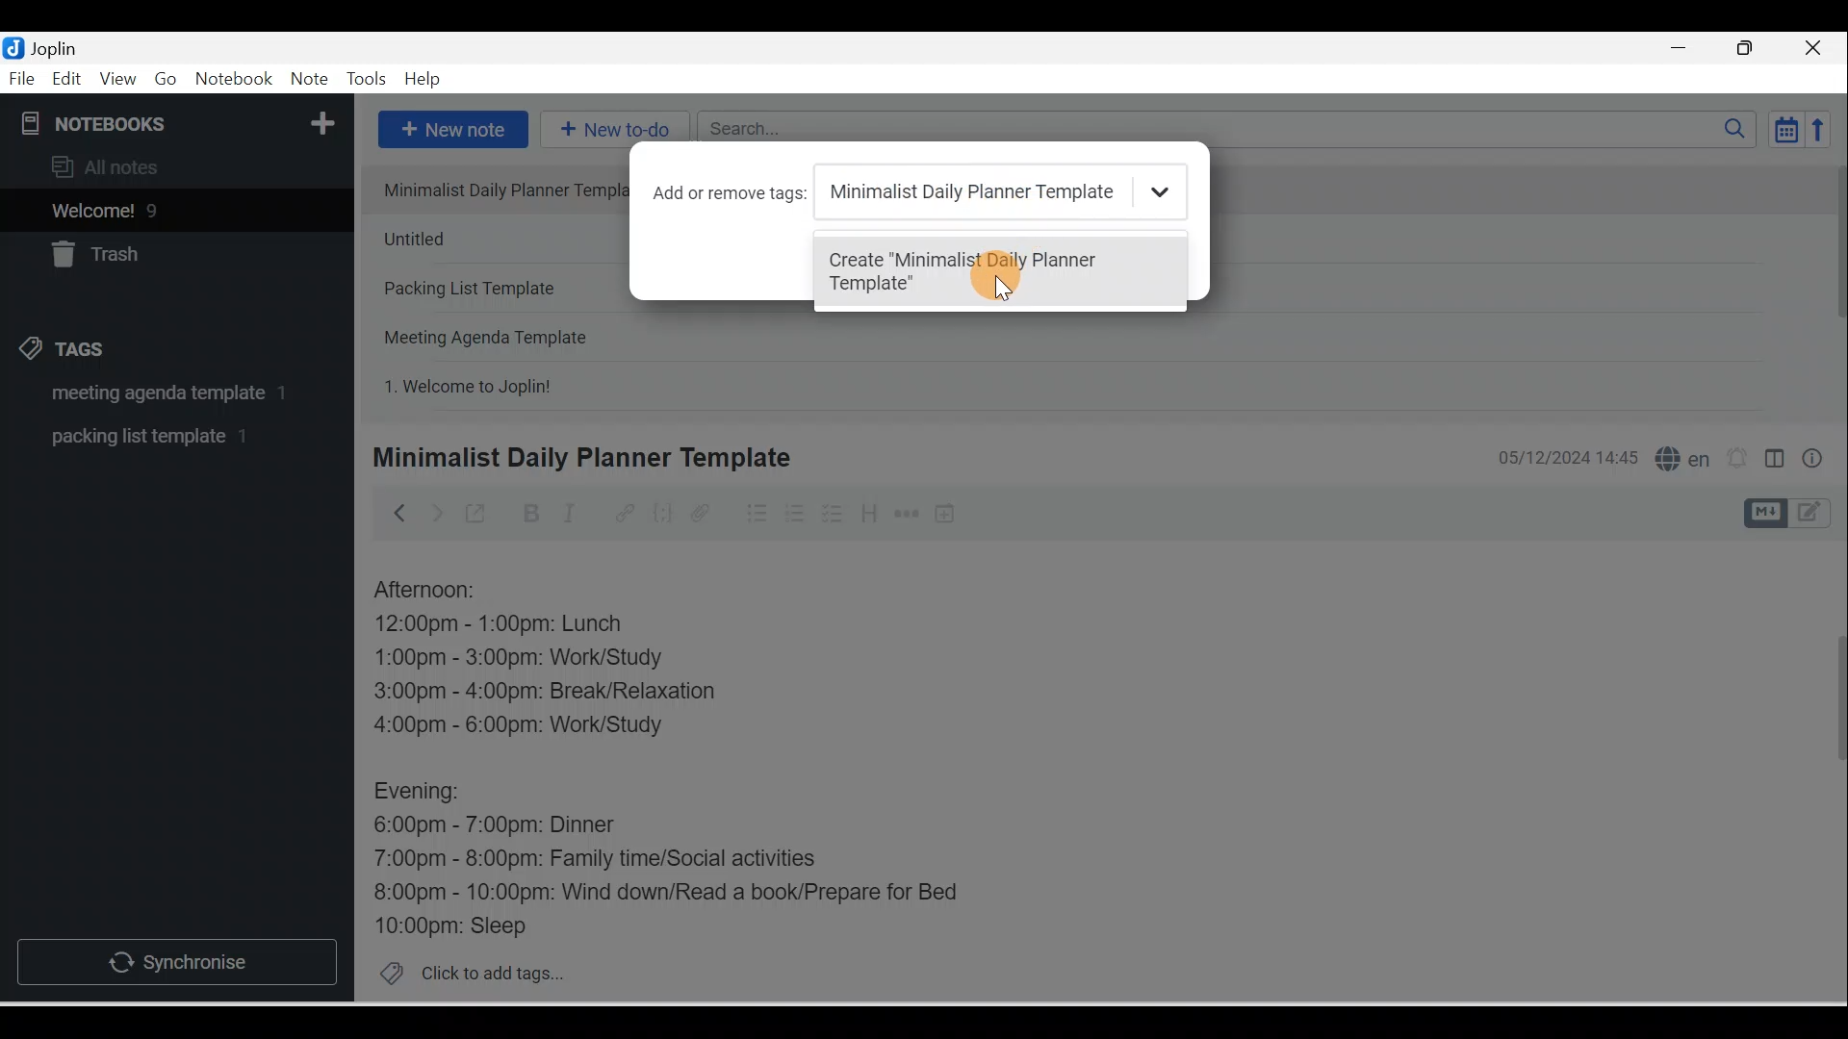 The height and width of the screenshot is (1039, 1848). Describe the element at coordinates (528, 514) in the screenshot. I see `Bold` at that location.